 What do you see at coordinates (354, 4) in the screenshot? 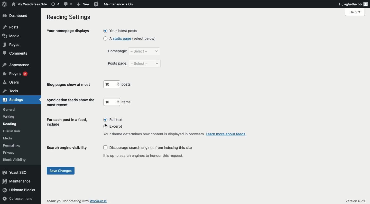
I see `hi aghatha bb` at bounding box center [354, 4].